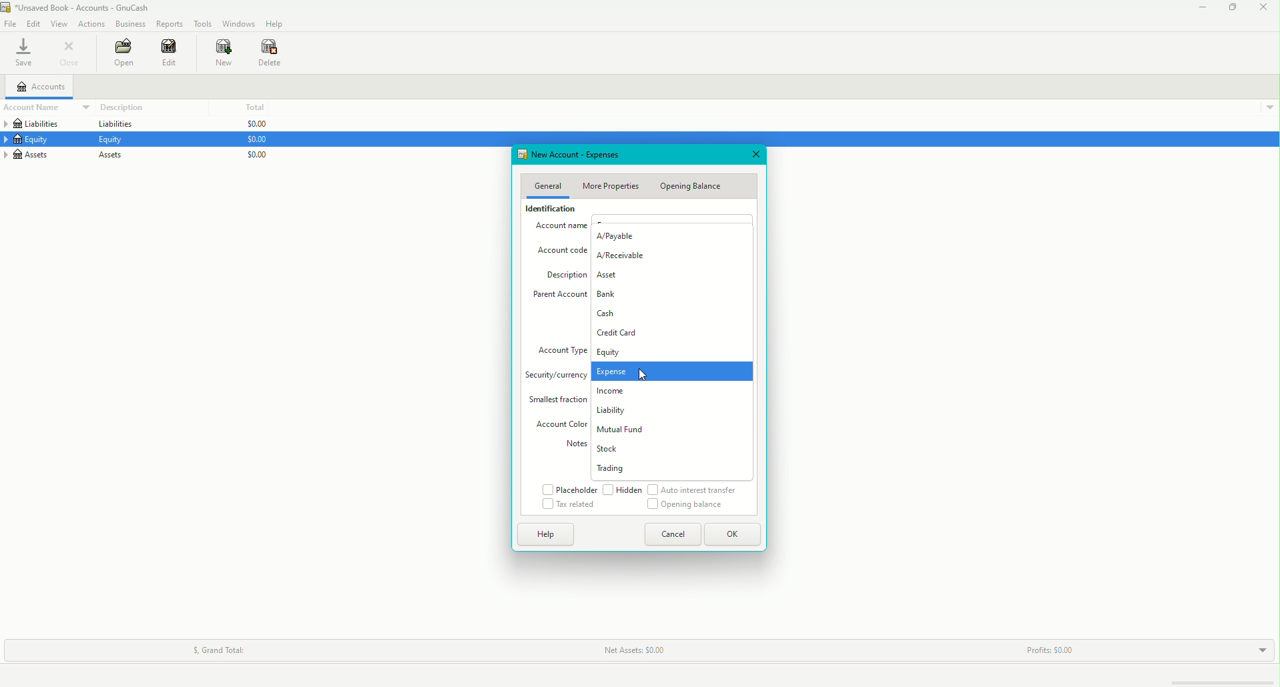 Image resolution: width=1280 pixels, height=687 pixels. What do you see at coordinates (558, 376) in the screenshot?
I see `Security/currency` at bounding box center [558, 376].